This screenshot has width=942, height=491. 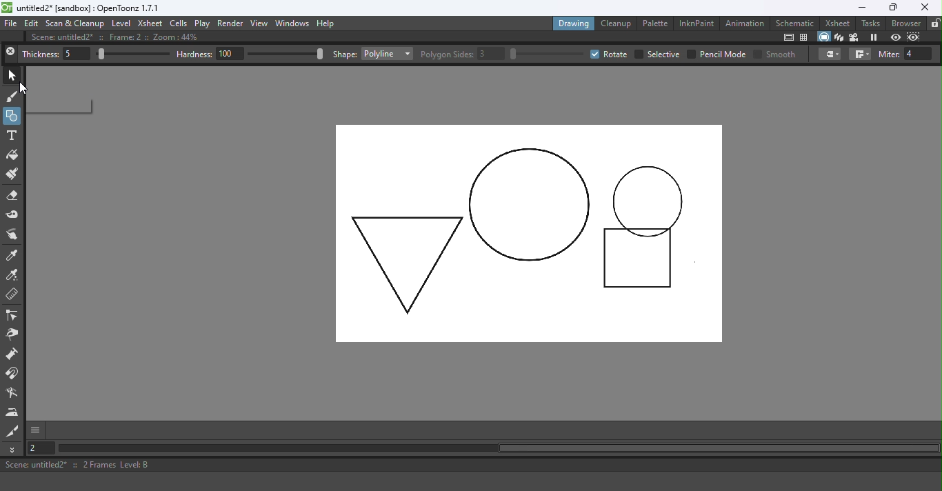 I want to click on Fill tool, so click(x=13, y=155).